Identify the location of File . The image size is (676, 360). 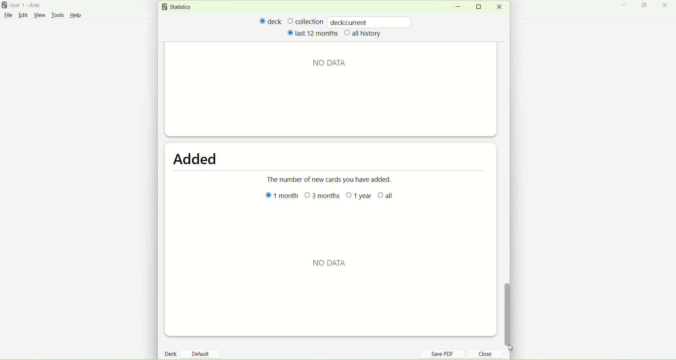
(8, 15).